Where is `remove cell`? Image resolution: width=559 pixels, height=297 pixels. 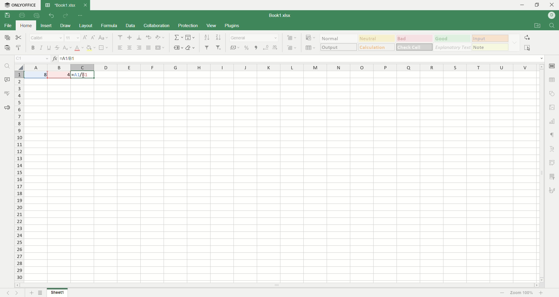
remove cell is located at coordinates (292, 48).